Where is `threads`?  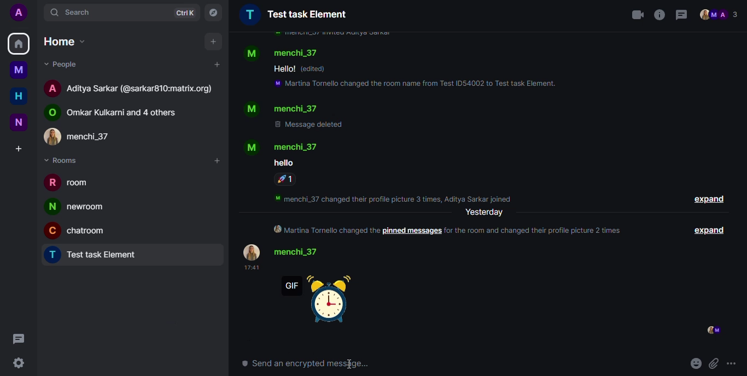
threads is located at coordinates (17, 337).